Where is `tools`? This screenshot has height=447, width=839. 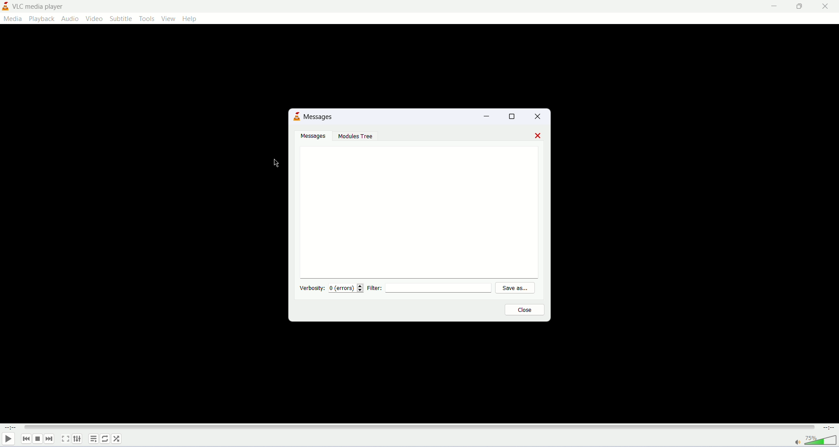 tools is located at coordinates (146, 18).